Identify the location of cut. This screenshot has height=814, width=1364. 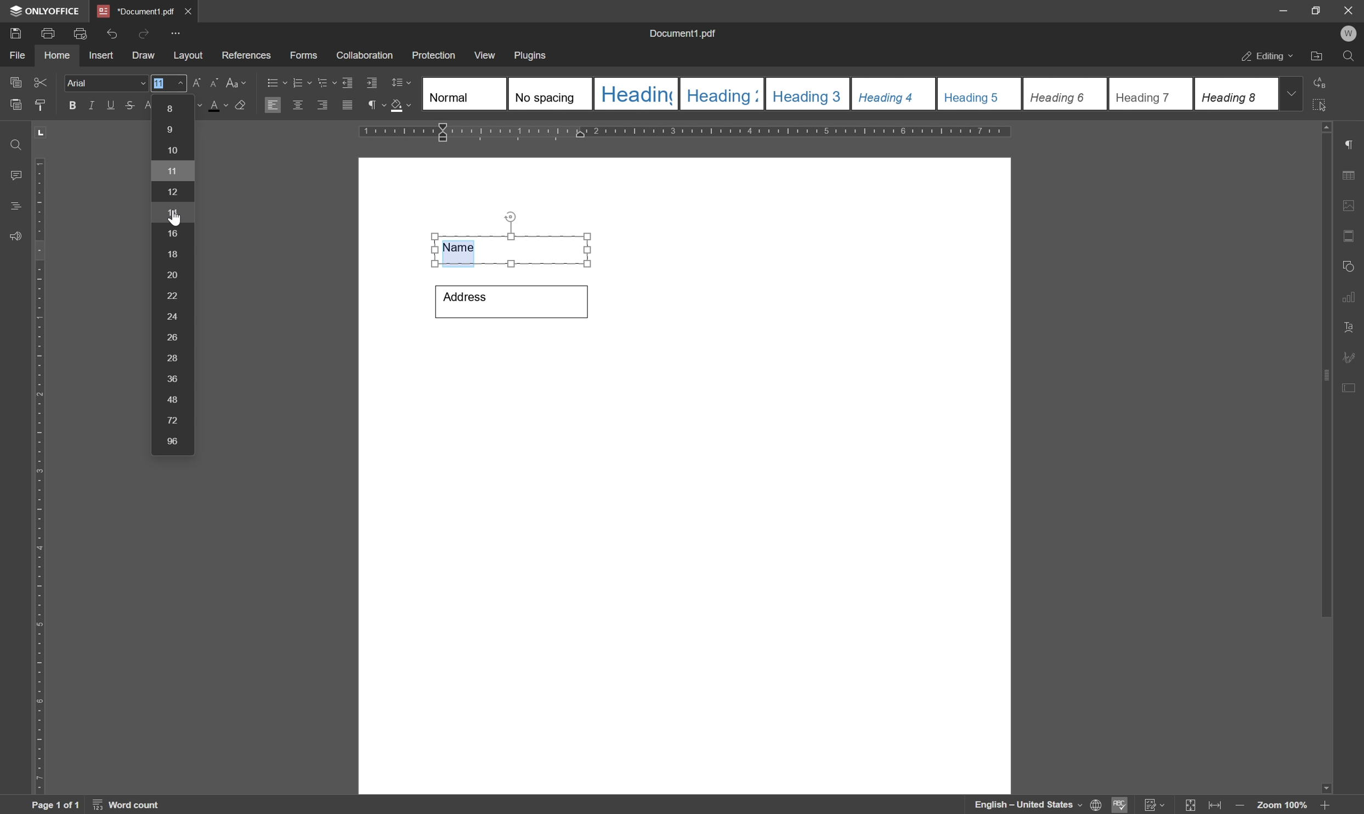
(40, 81).